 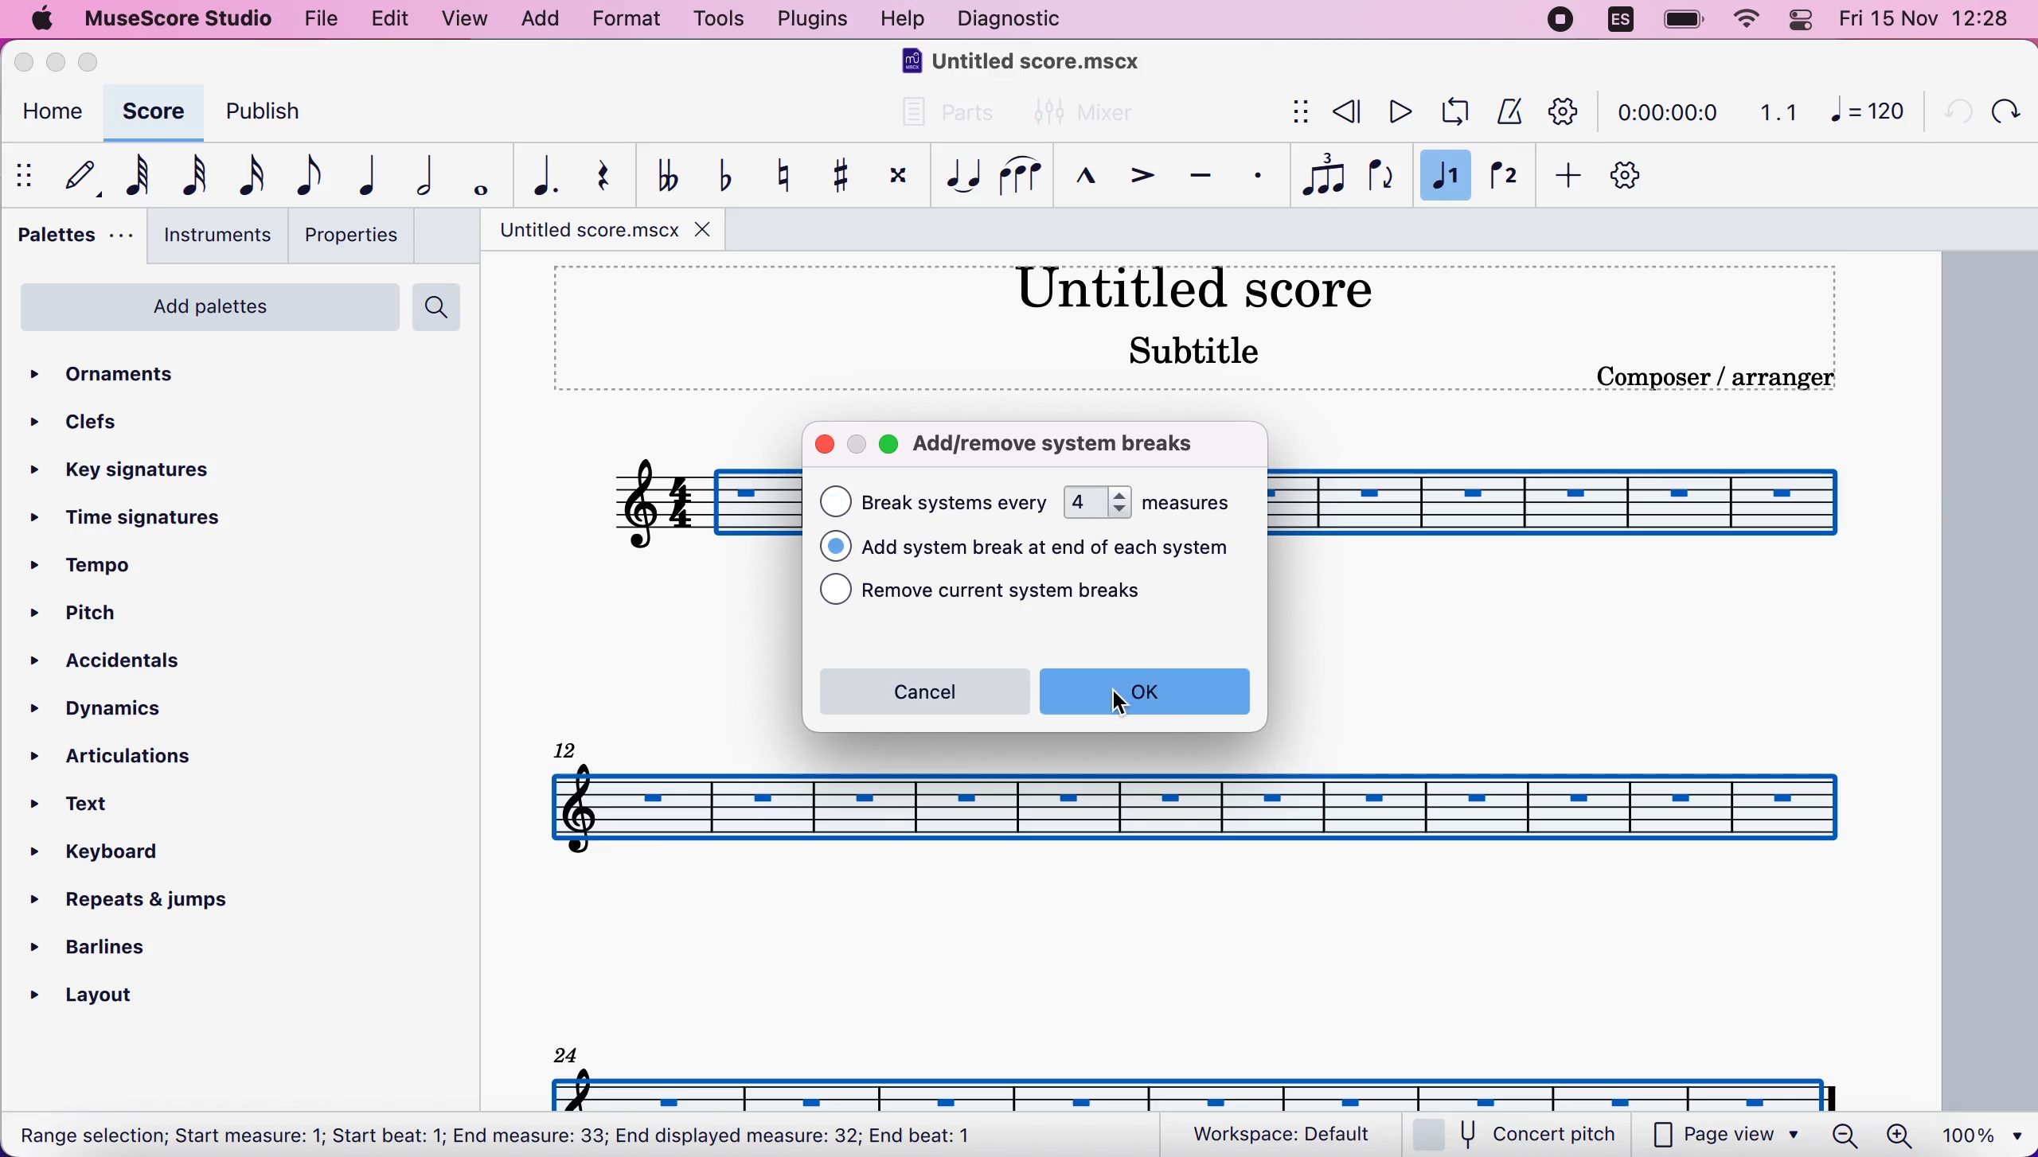 I want to click on ok, so click(x=1145, y=691).